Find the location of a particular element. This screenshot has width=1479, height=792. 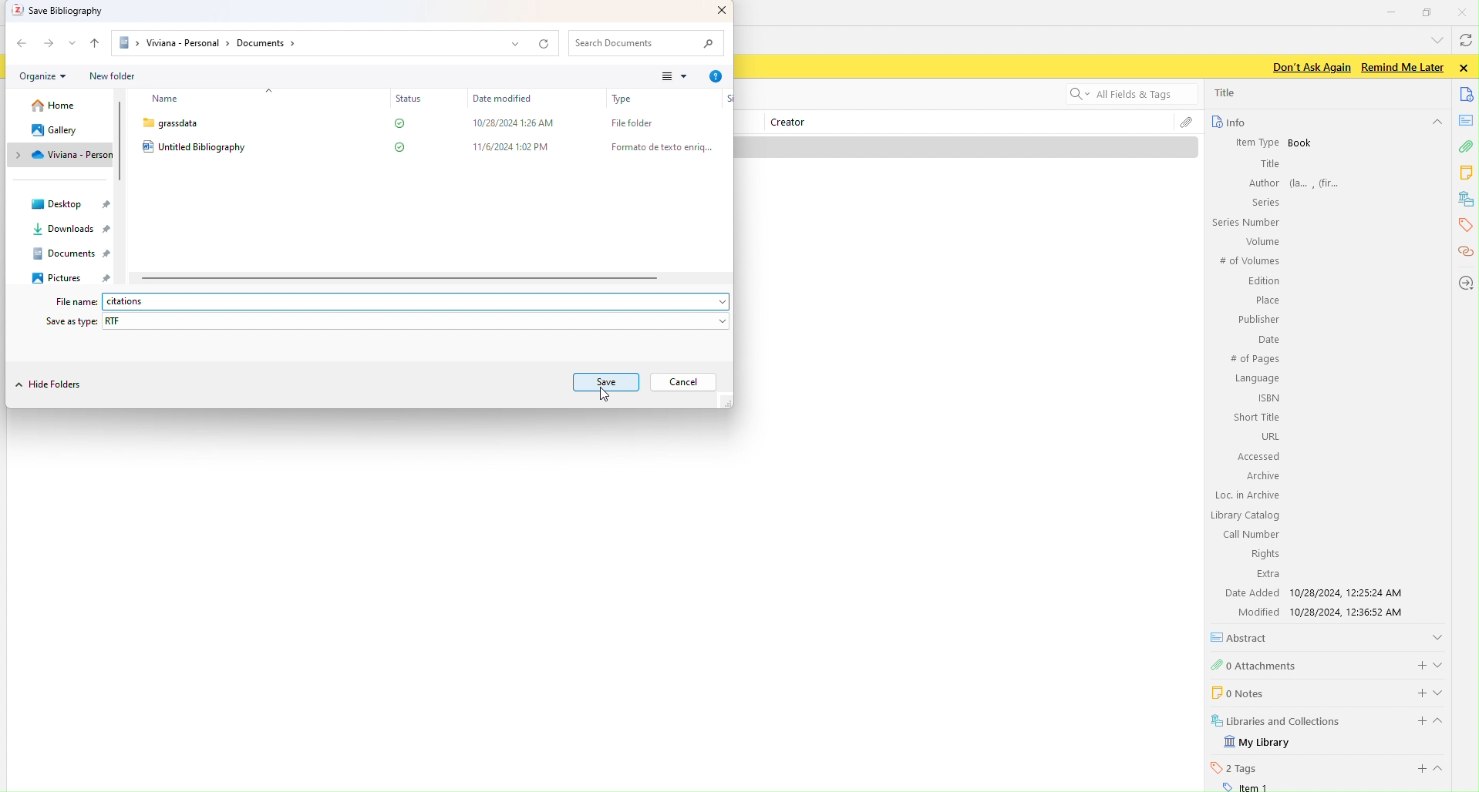

Pictures is located at coordinates (68, 277).